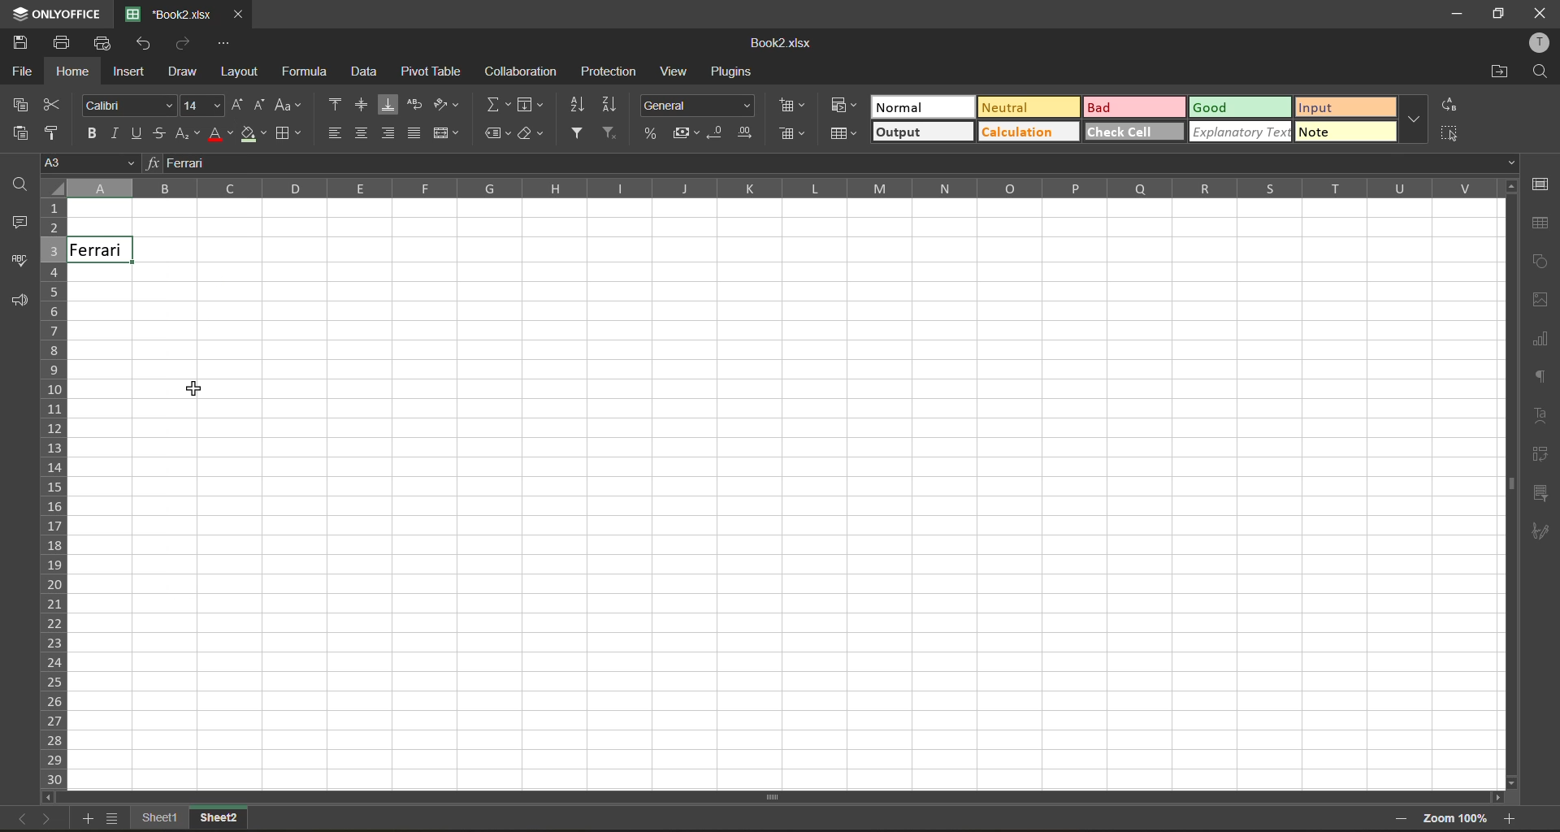 This screenshot has height=832, width=1560. I want to click on borders, so click(292, 136).